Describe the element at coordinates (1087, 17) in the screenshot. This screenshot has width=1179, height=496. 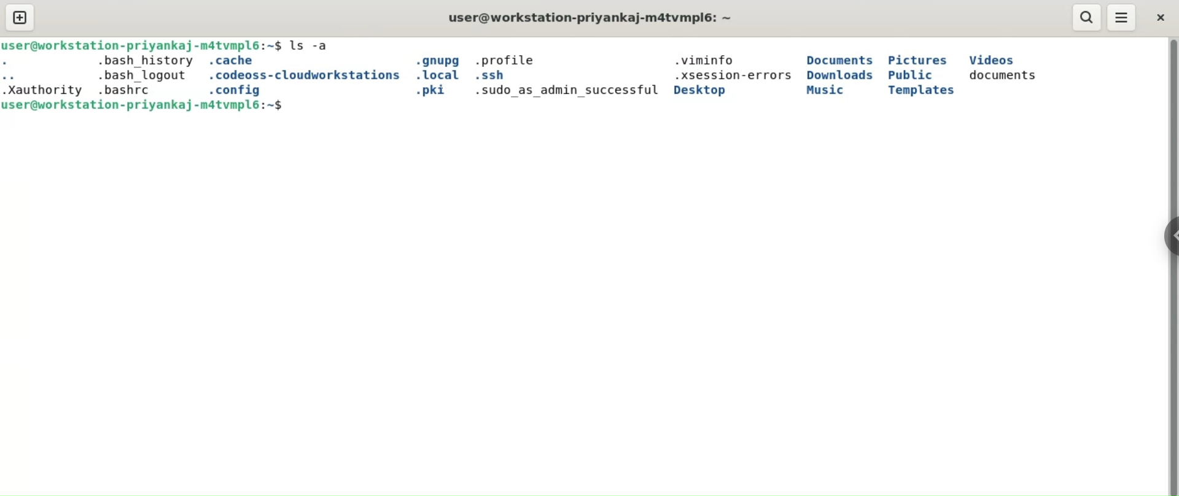
I see `search` at that location.